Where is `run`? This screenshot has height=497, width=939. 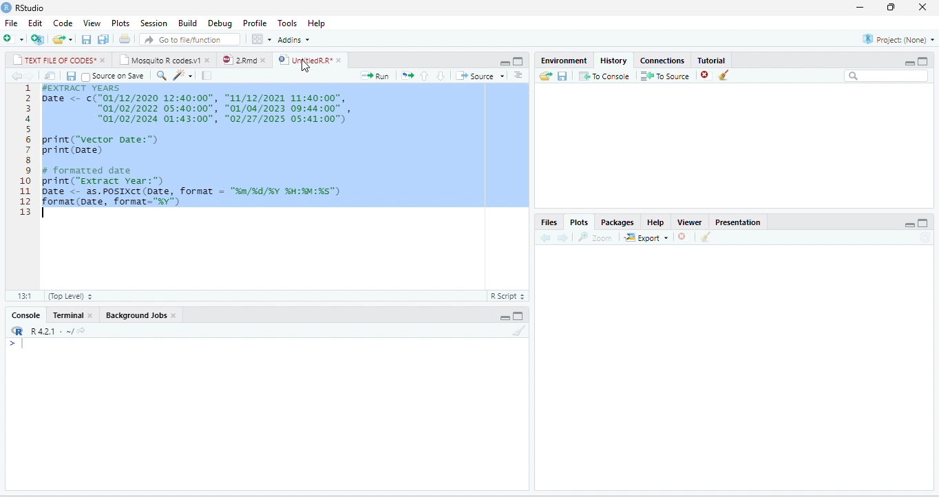
run is located at coordinates (376, 76).